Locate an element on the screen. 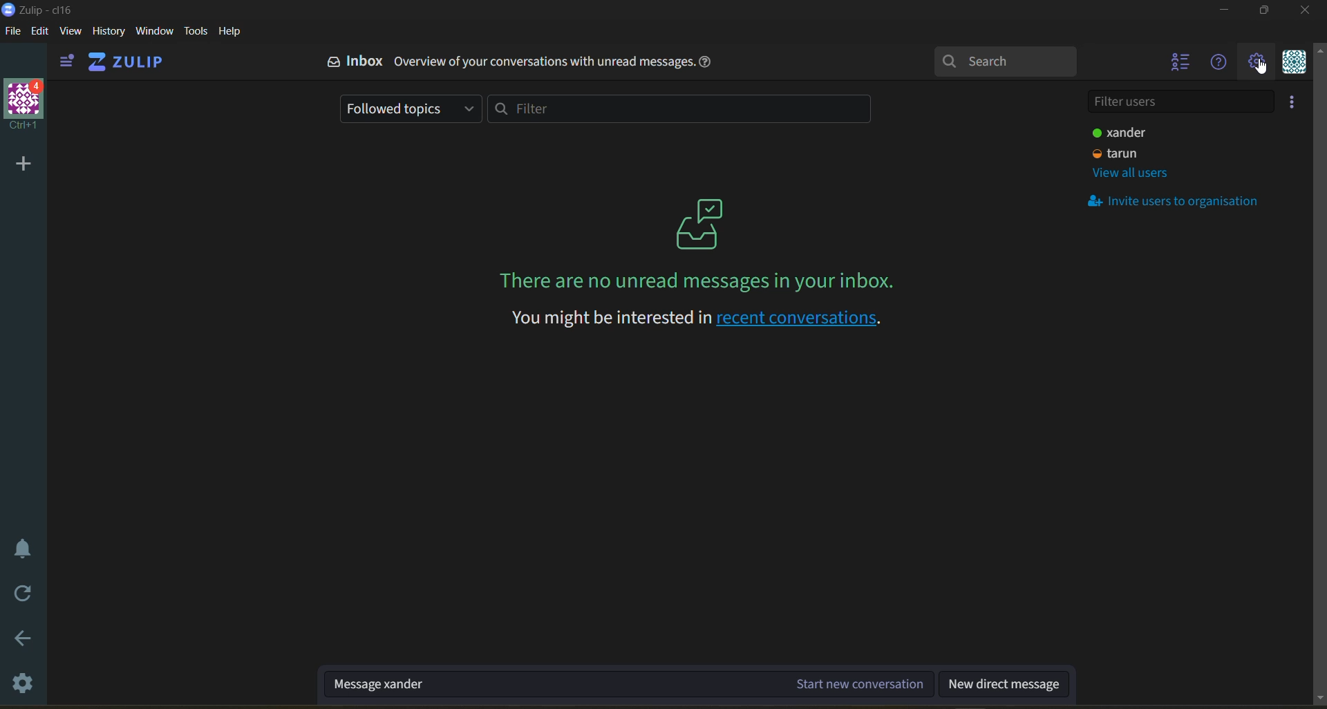 This screenshot has height=709, width=1327. Maximize is located at coordinates (1268, 13).